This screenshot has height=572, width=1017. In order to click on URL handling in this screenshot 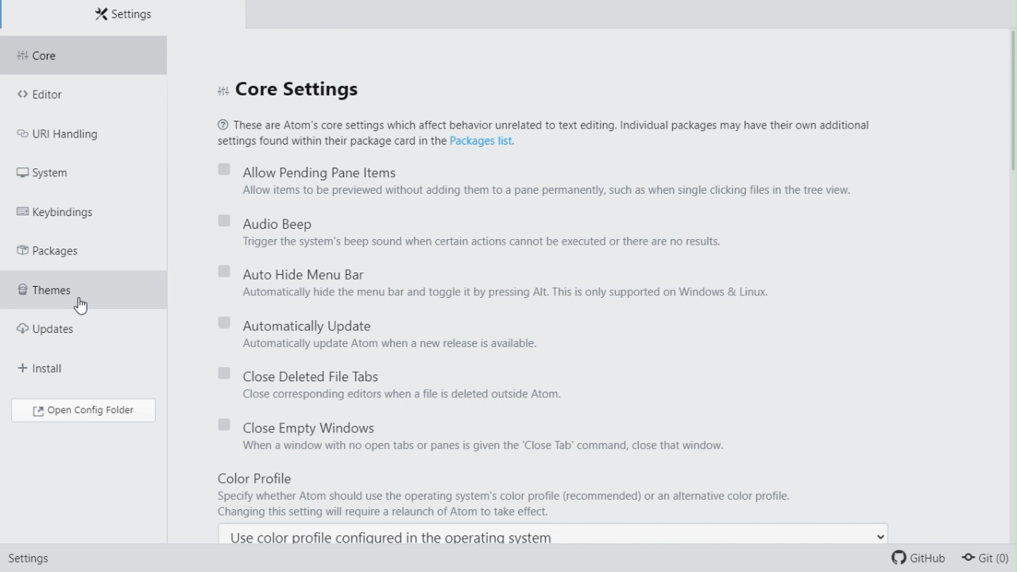, I will do `click(69, 130)`.